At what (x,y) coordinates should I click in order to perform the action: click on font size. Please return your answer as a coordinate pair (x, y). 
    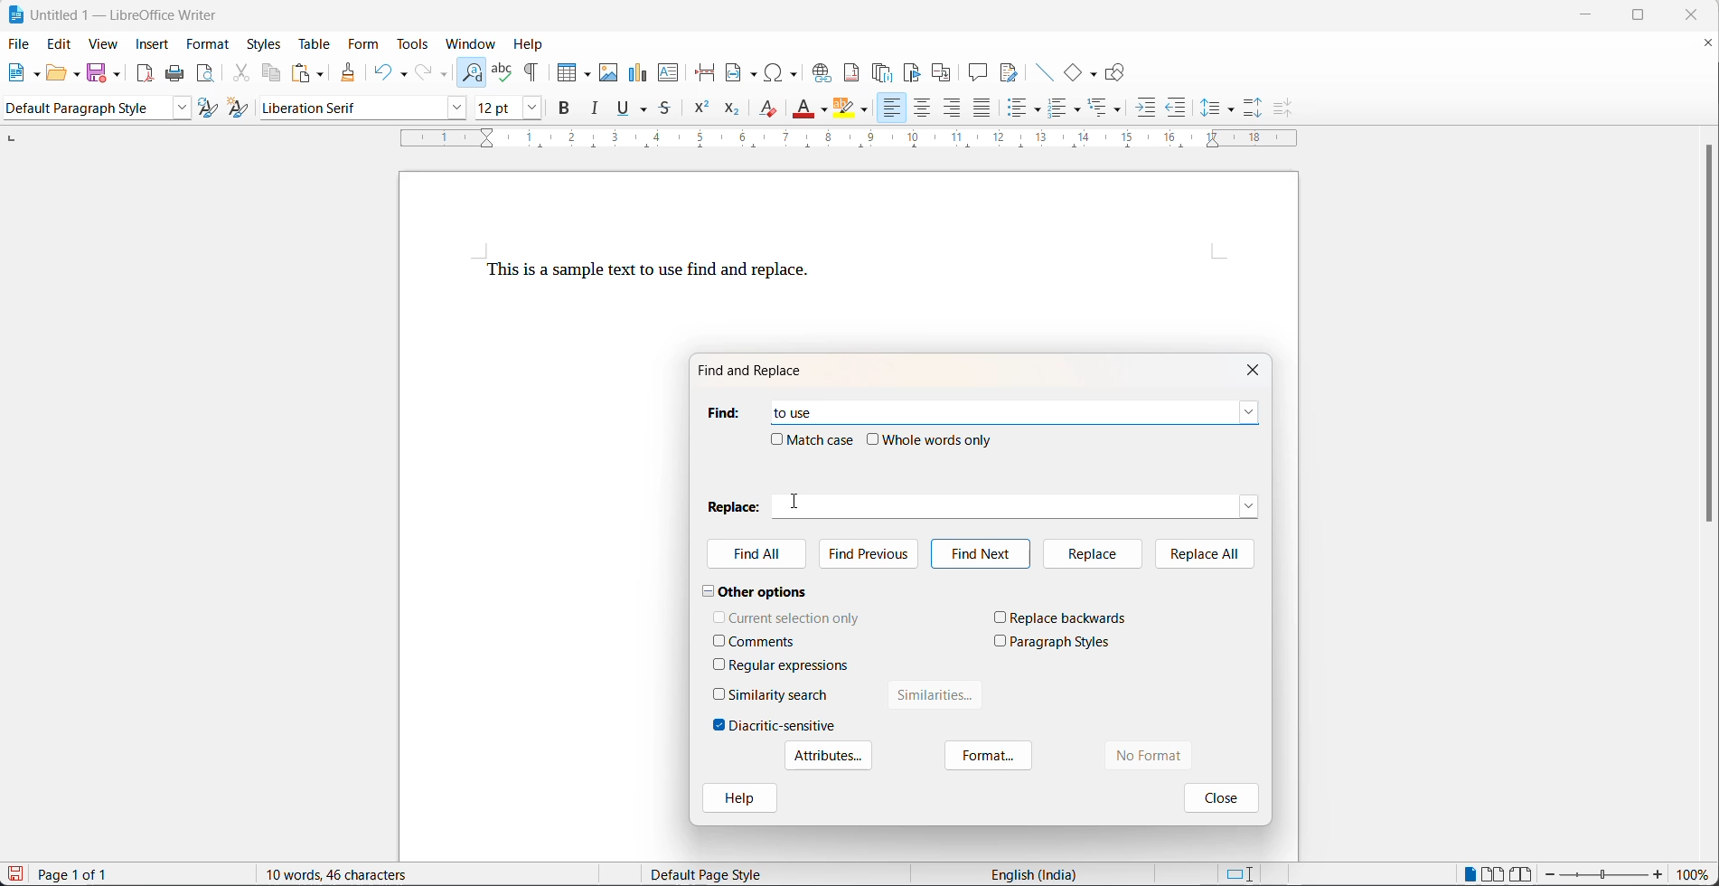
    Looking at the image, I should click on (493, 110).